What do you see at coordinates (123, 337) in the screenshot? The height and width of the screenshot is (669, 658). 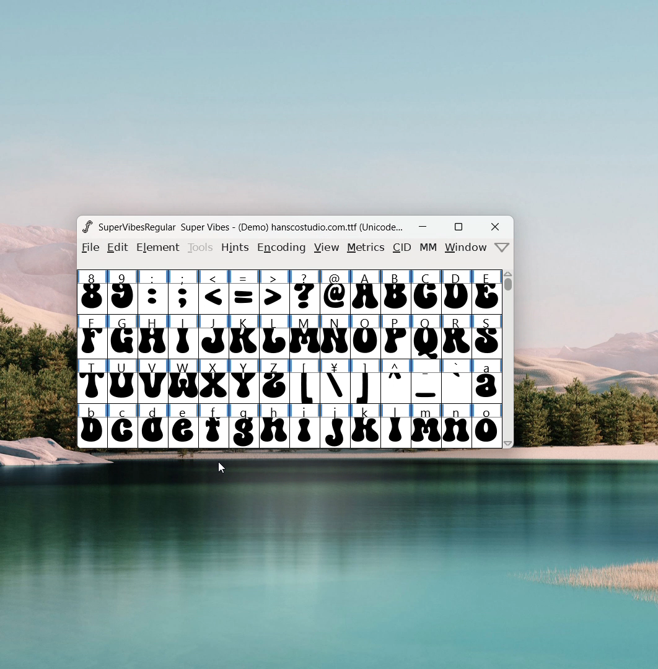 I see `G` at bounding box center [123, 337].